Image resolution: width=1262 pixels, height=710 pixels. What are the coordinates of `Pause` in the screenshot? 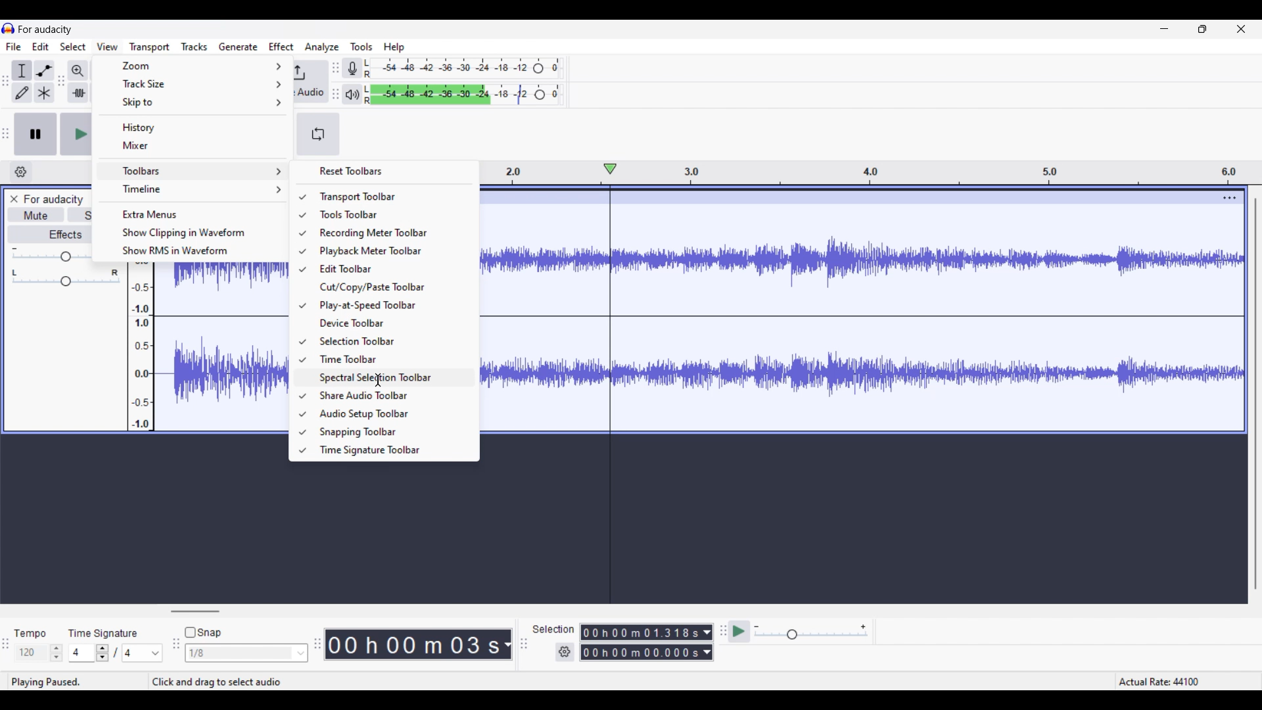 It's located at (35, 134).